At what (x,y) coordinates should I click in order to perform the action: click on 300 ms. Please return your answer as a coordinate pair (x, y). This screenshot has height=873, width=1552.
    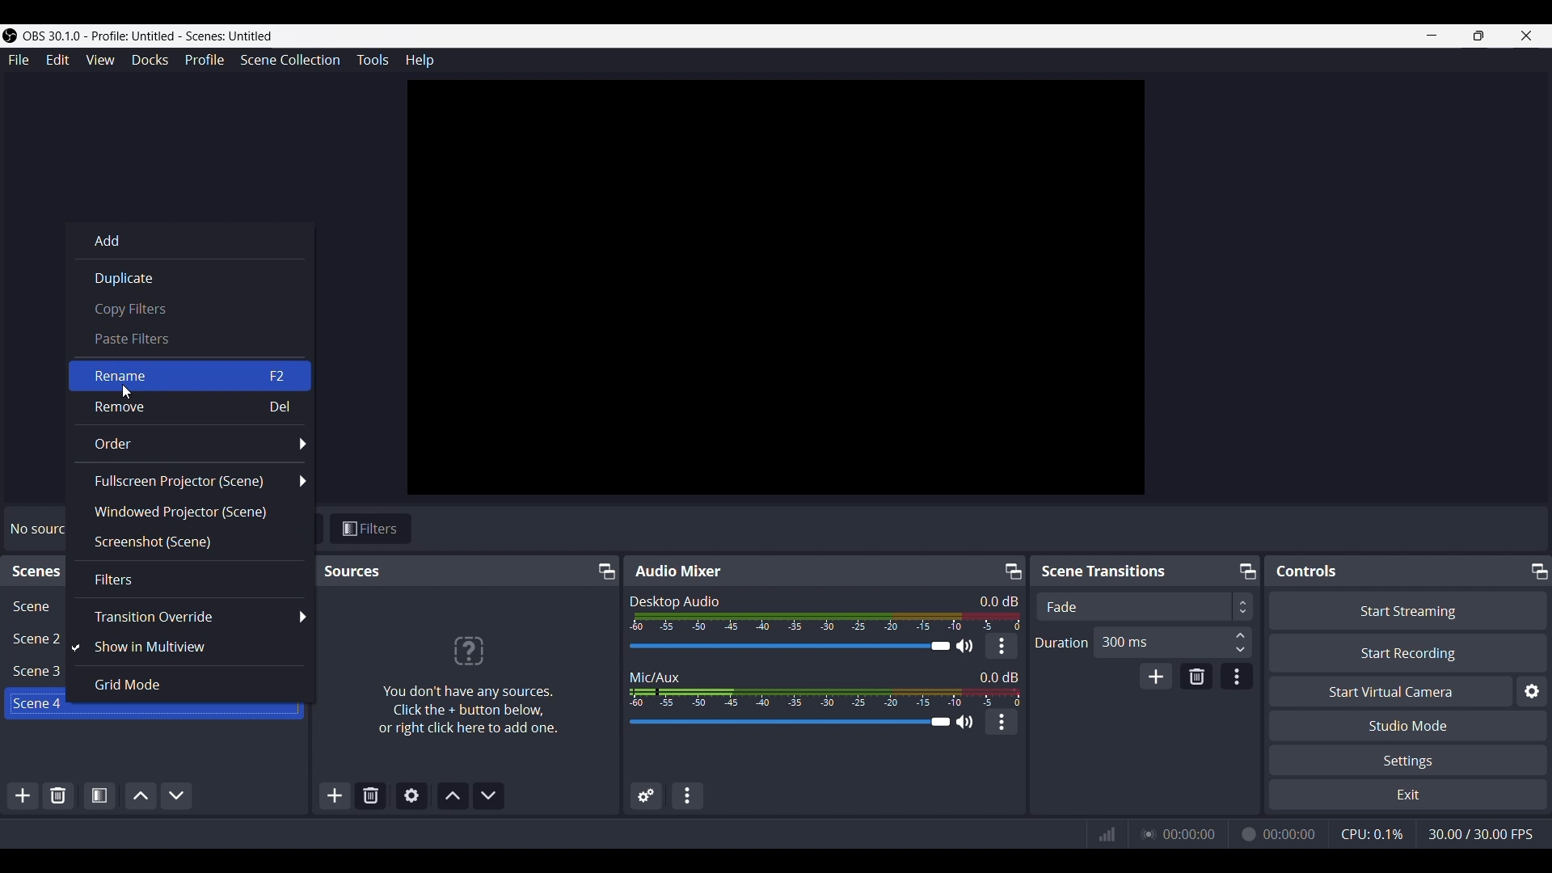
    Looking at the image, I should click on (1124, 641).